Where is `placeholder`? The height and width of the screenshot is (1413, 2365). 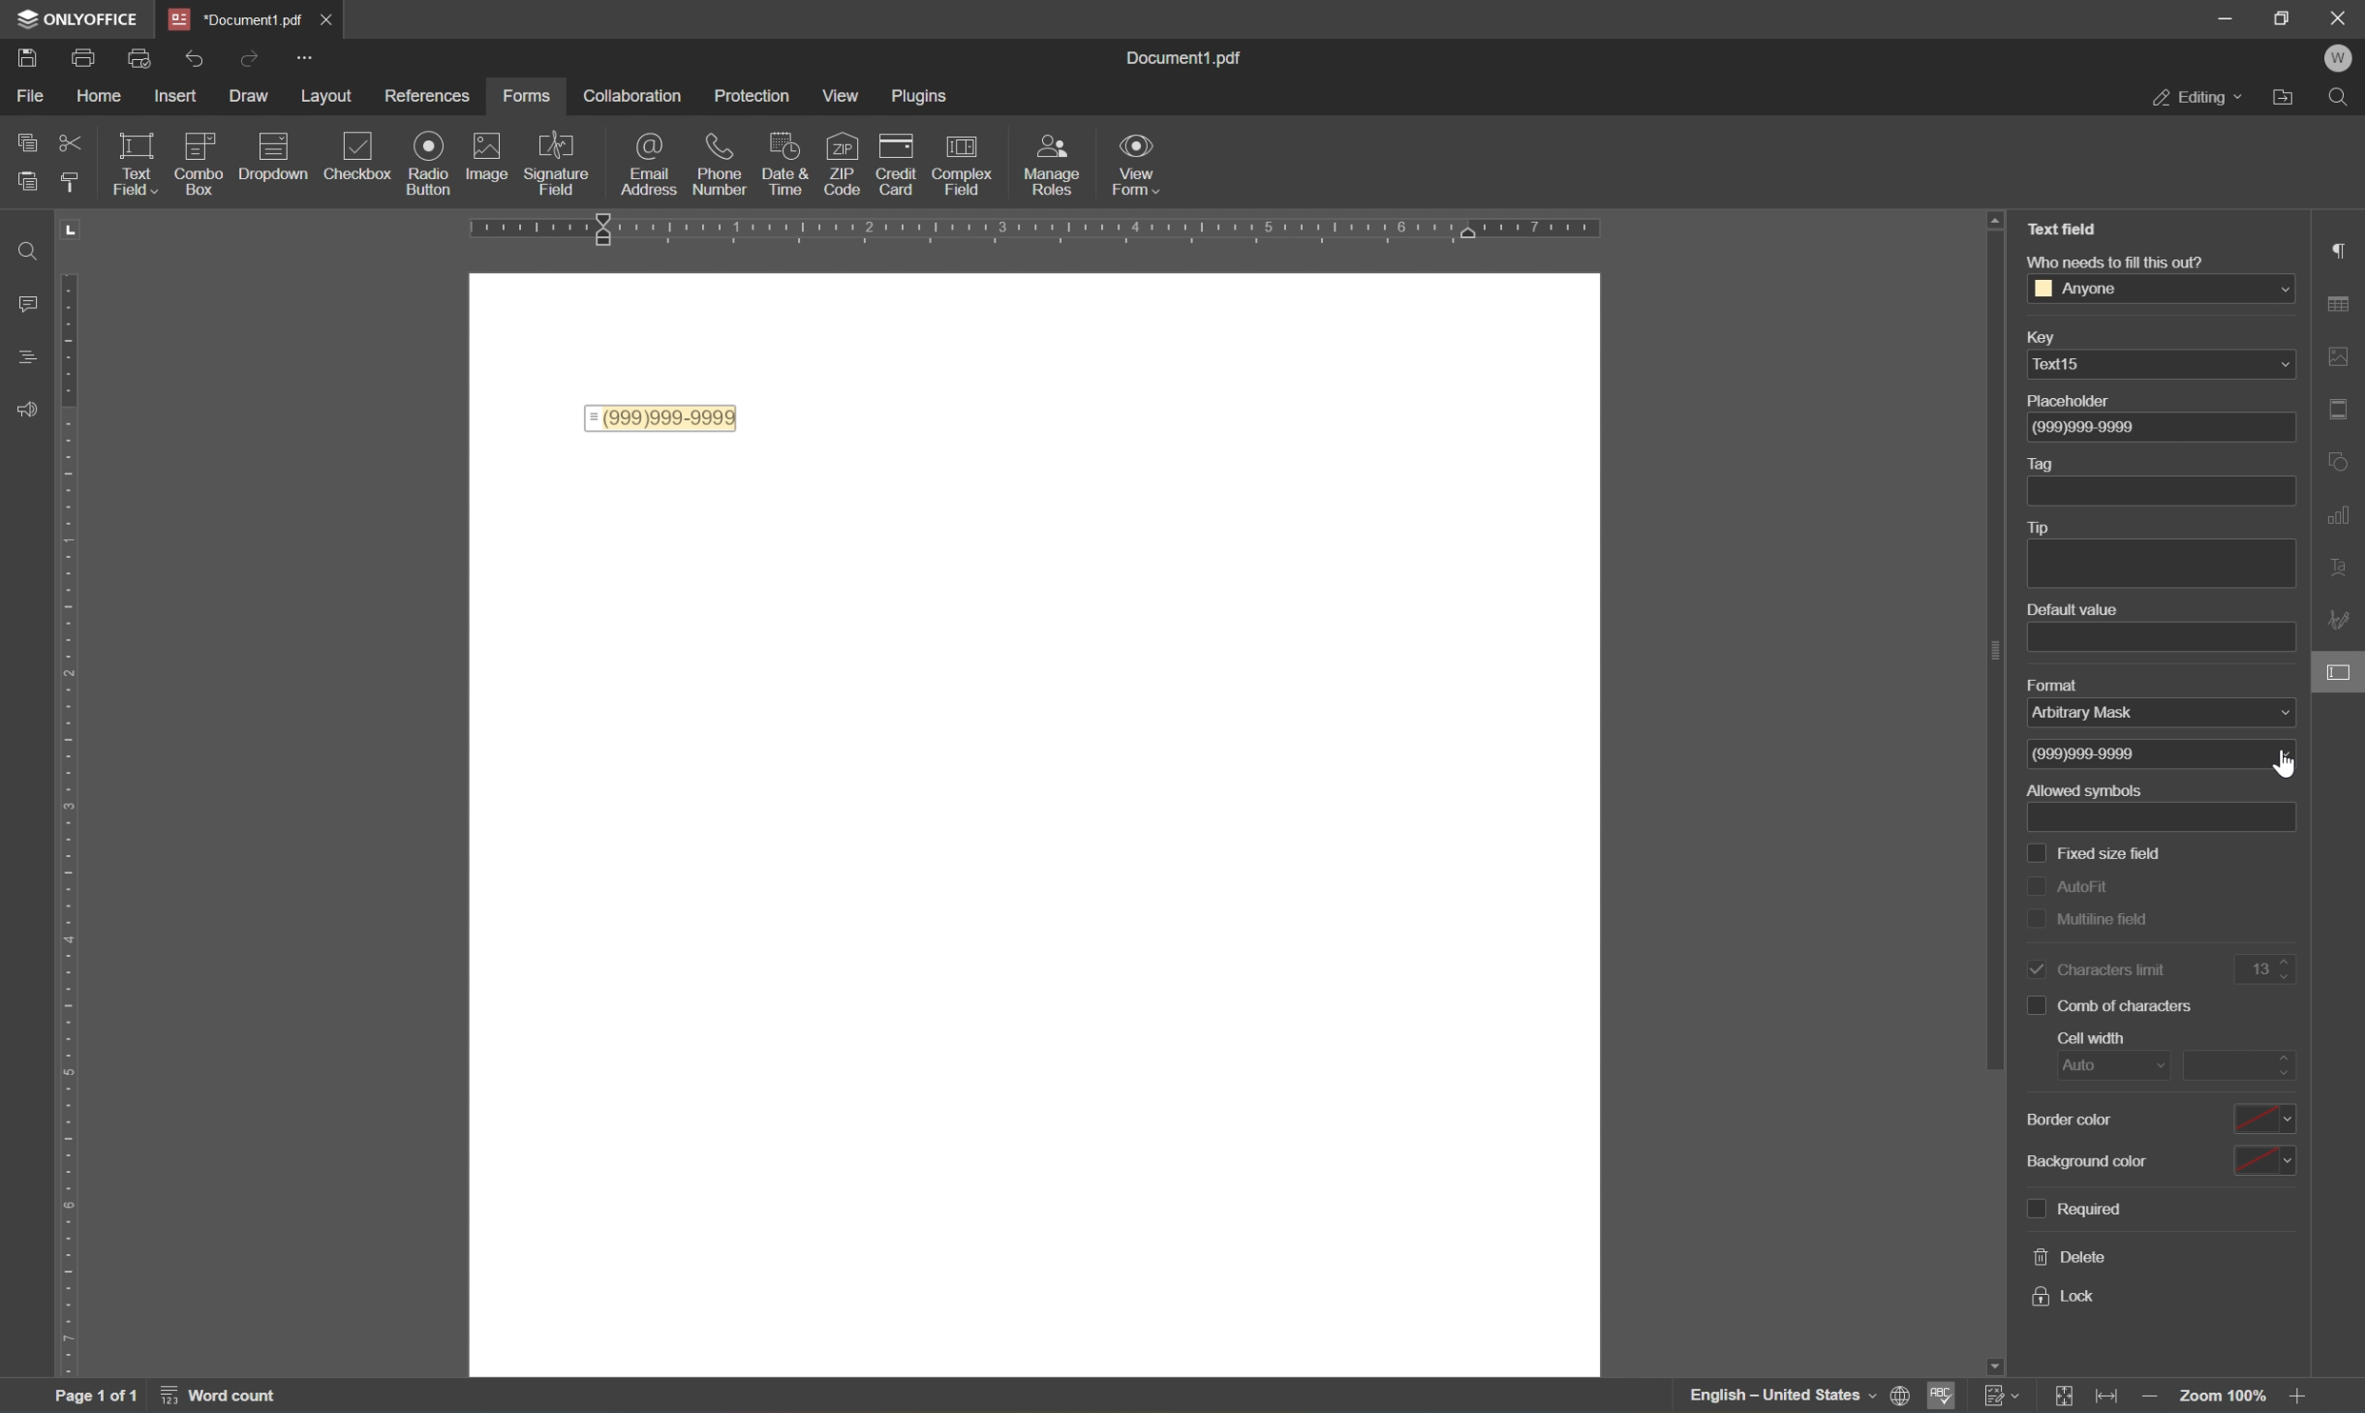
placeholder is located at coordinates (2077, 402).